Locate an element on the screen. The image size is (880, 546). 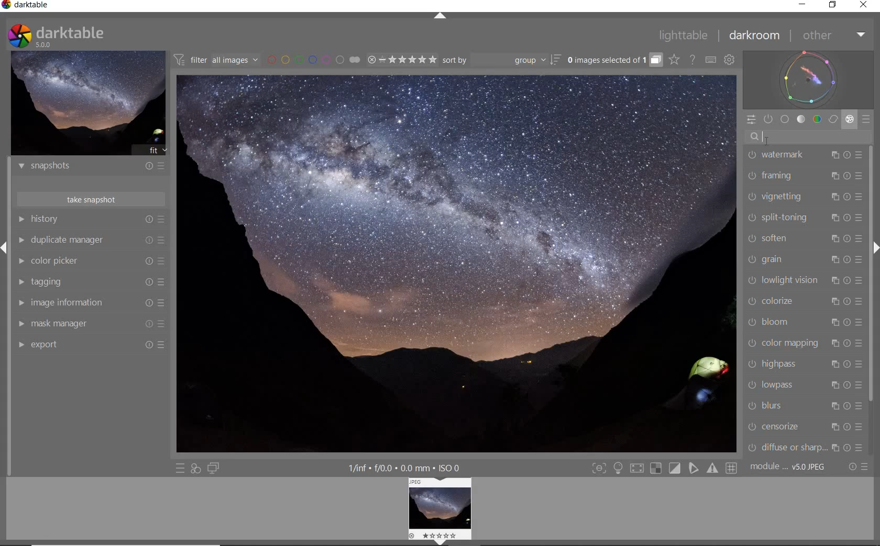
COLORIZE is located at coordinates (768, 301).